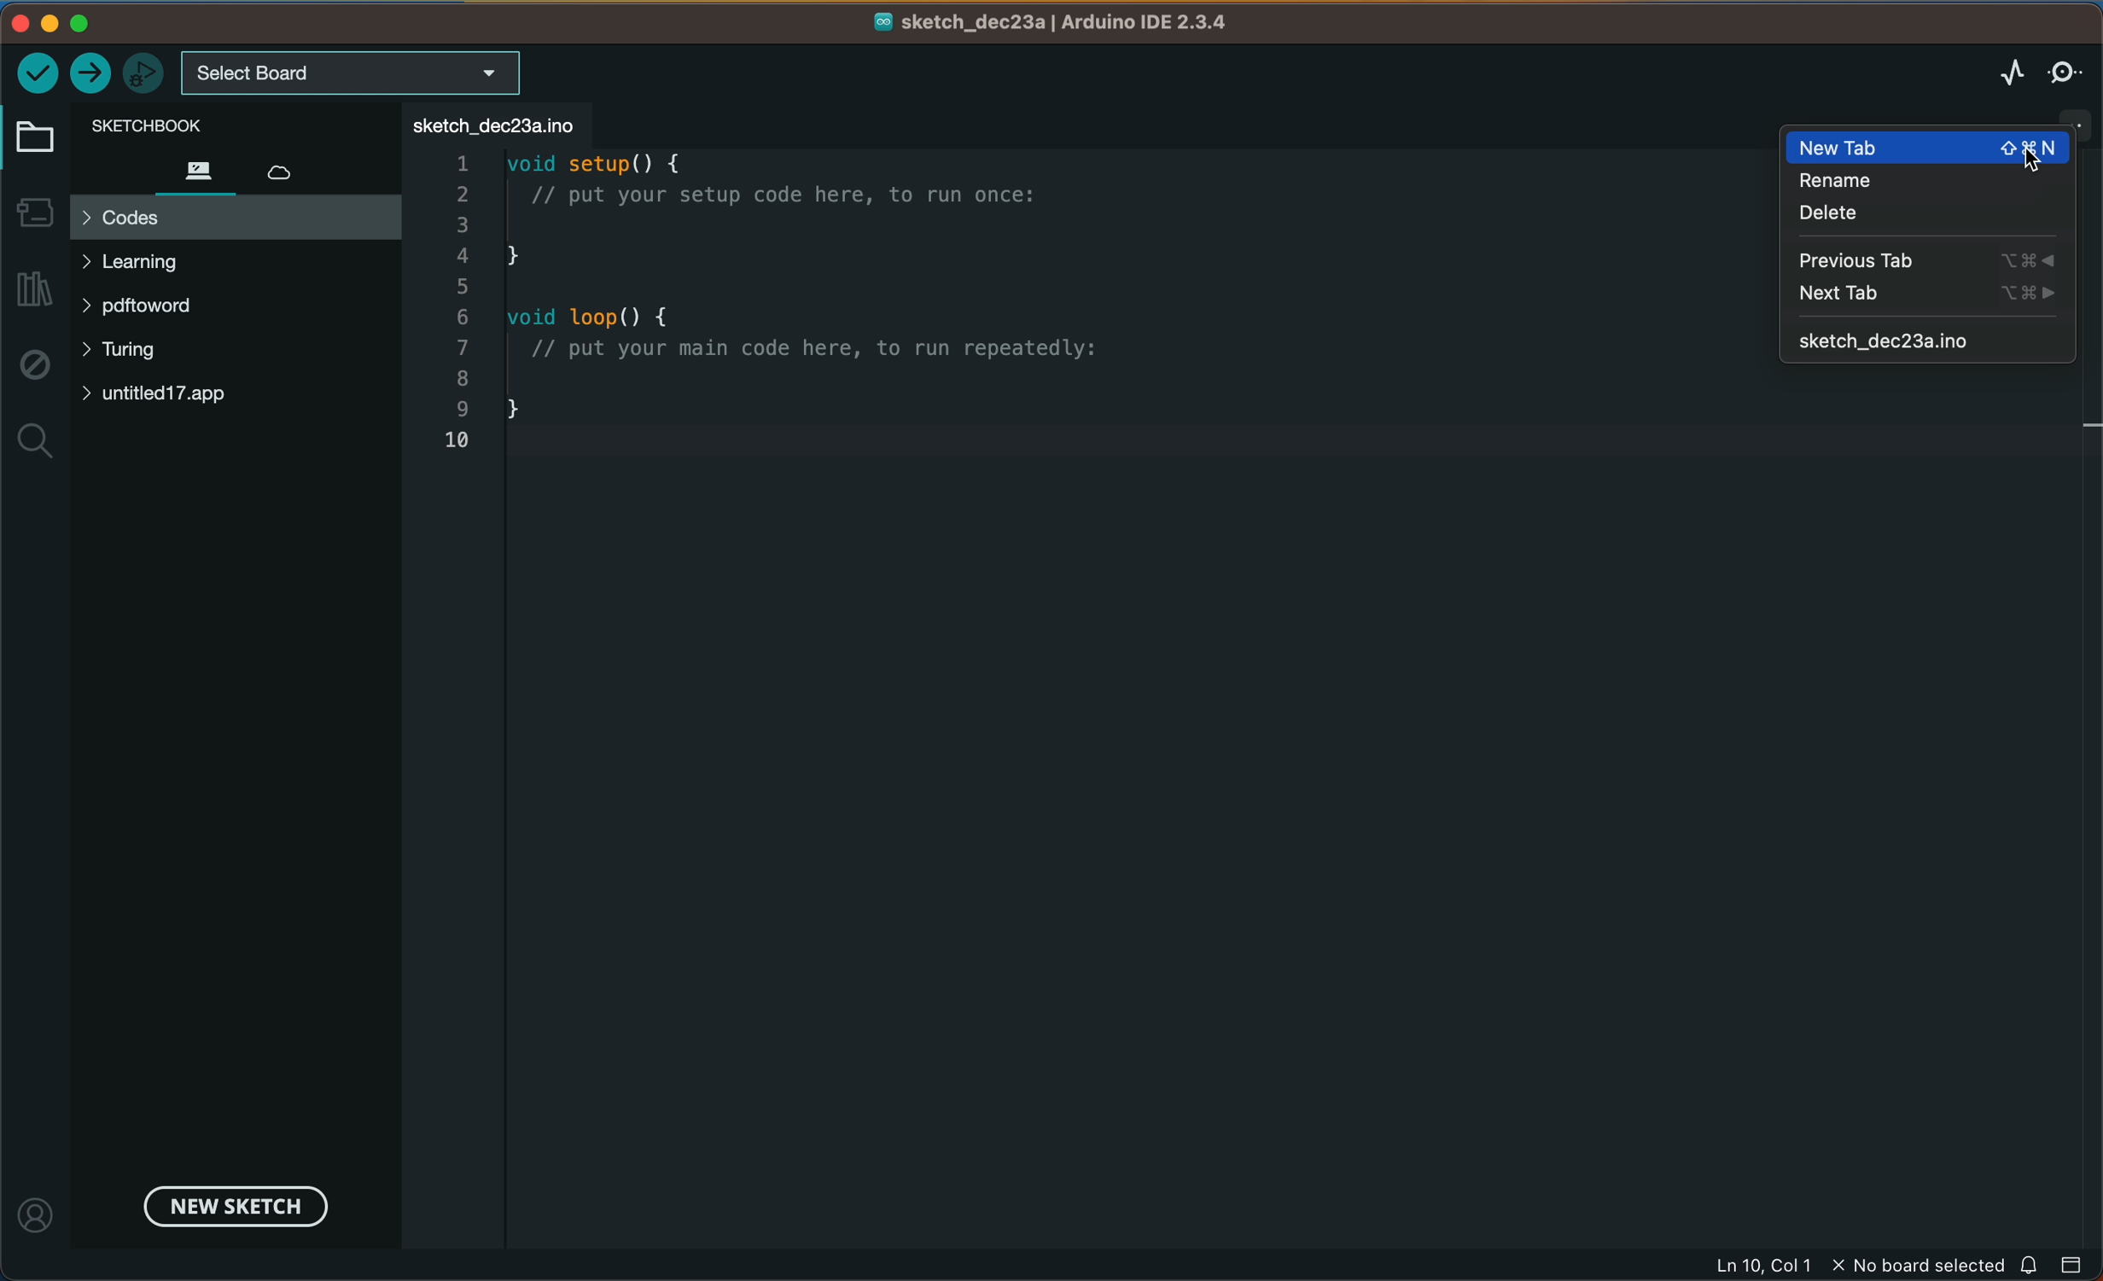 Image resolution: width=2103 pixels, height=1281 pixels. Describe the element at coordinates (132, 352) in the screenshot. I see `turing` at that location.